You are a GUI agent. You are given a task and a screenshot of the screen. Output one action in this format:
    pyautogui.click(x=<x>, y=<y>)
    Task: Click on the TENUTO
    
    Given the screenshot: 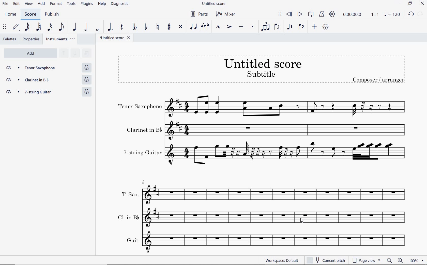 What is the action you would take?
    pyautogui.click(x=241, y=28)
    